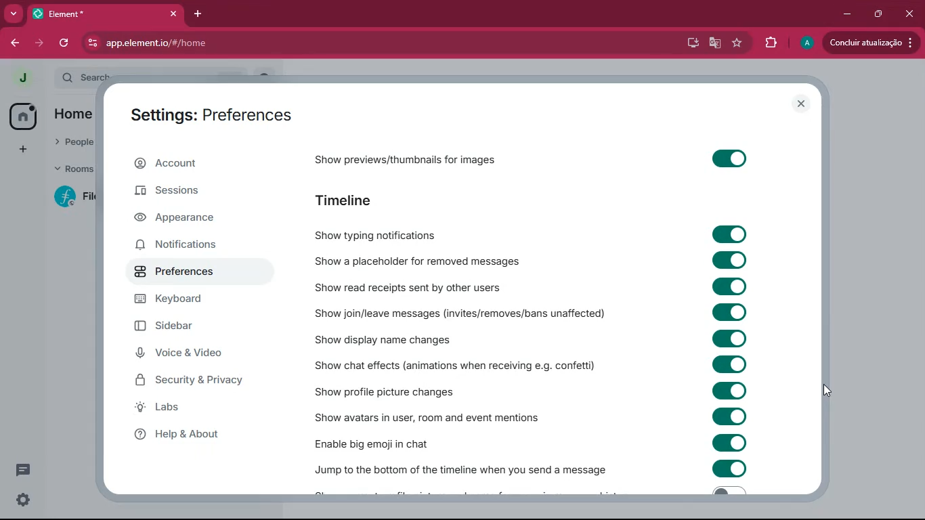 The height and width of the screenshot is (520, 925). I want to click on google translate, so click(714, 43).